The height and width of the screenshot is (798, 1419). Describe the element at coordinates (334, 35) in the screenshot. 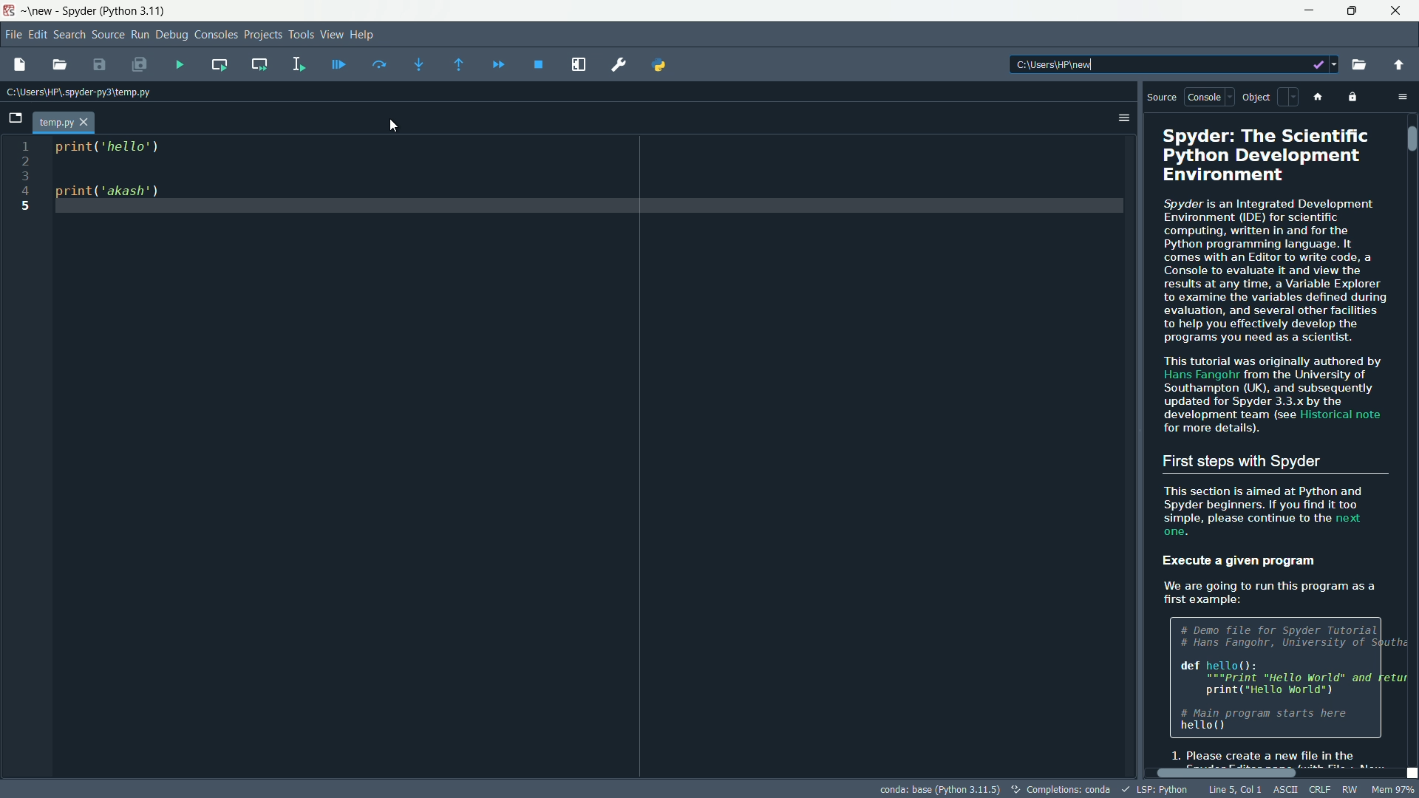

I see `view menu` at that location.